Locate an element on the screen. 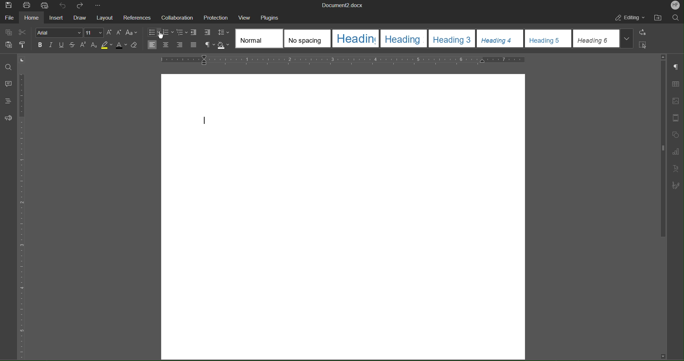  Text Color is located at coordinates (122, 45).